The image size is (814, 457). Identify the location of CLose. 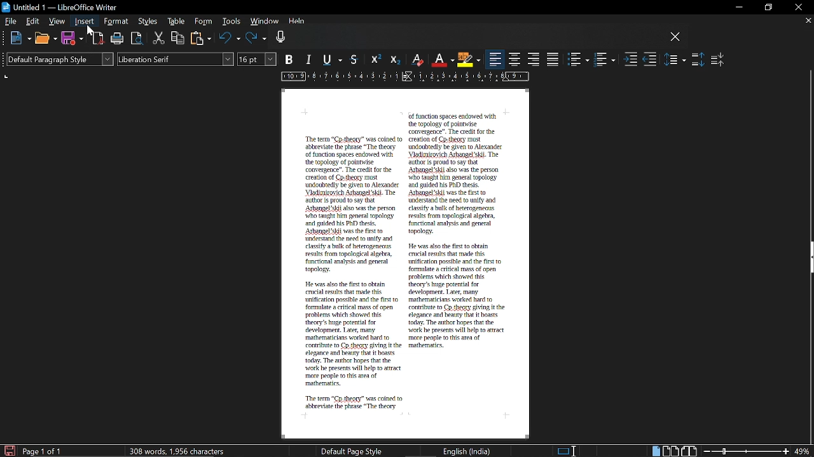
(675, 37).